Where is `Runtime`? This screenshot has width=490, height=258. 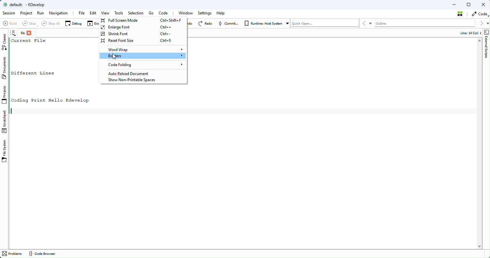
Runtime is located at coordinates (265, 23).